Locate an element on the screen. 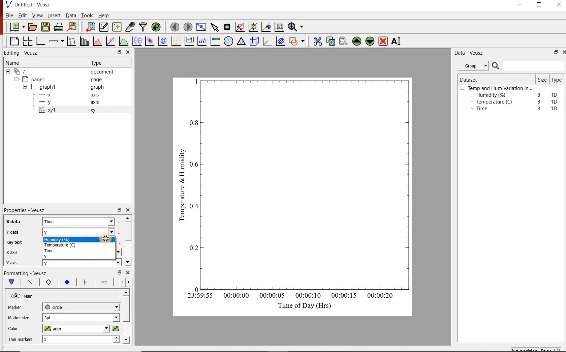 Image resolution: width=566 pixels, height=352 pixels. click to reset graph axes is located at coordinates (278, 27).